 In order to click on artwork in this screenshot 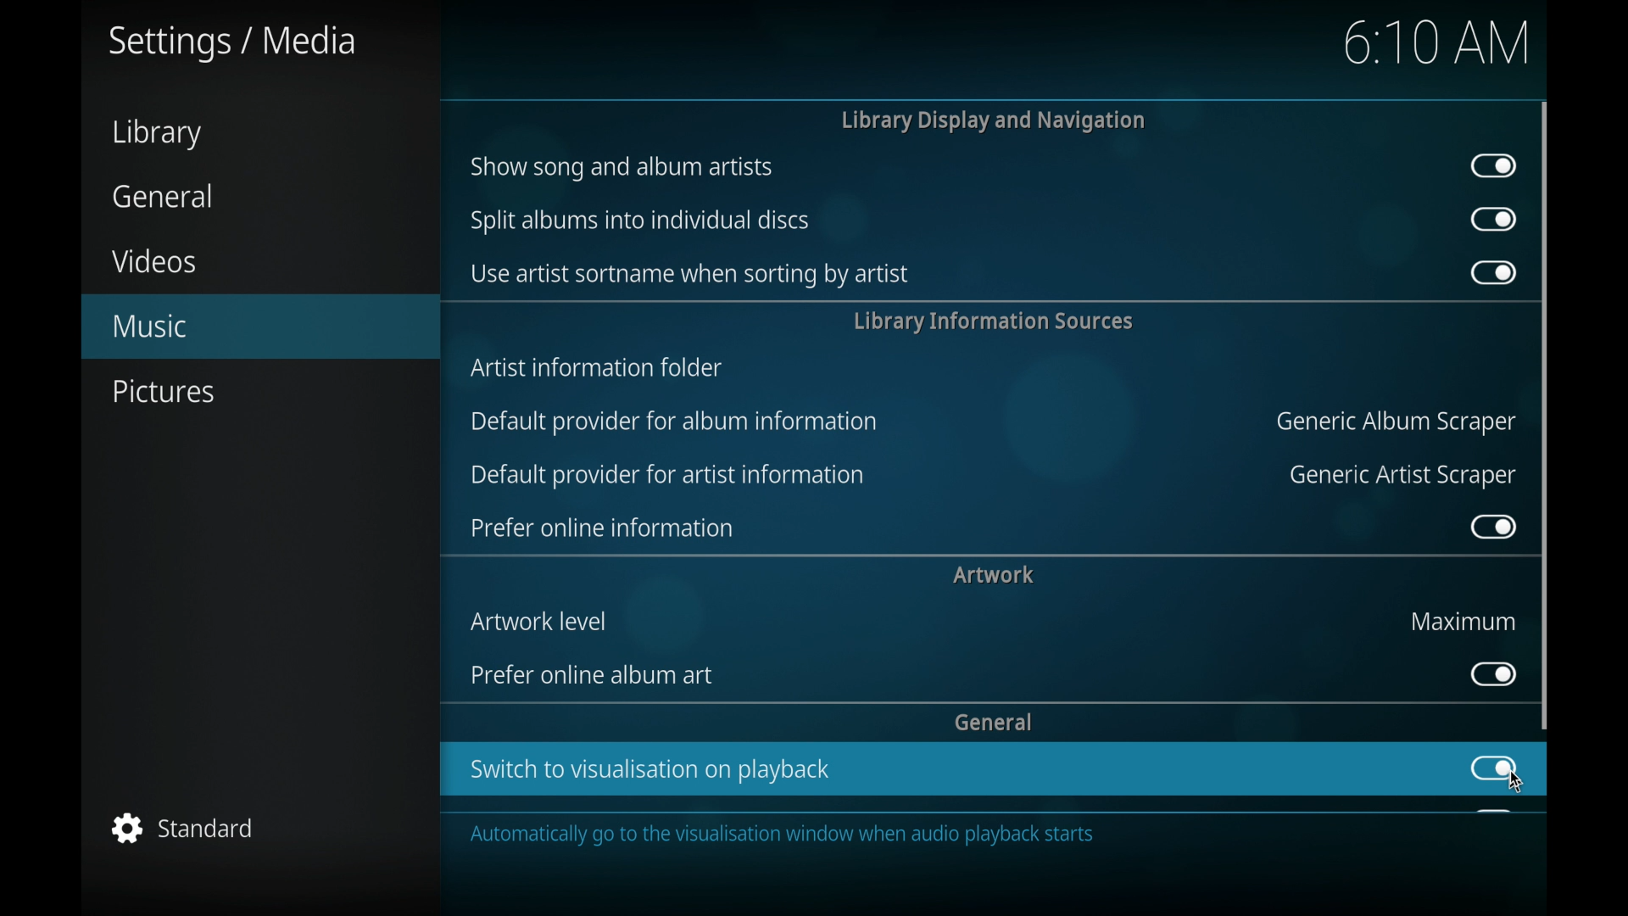, I will do `click(994, 574)`.